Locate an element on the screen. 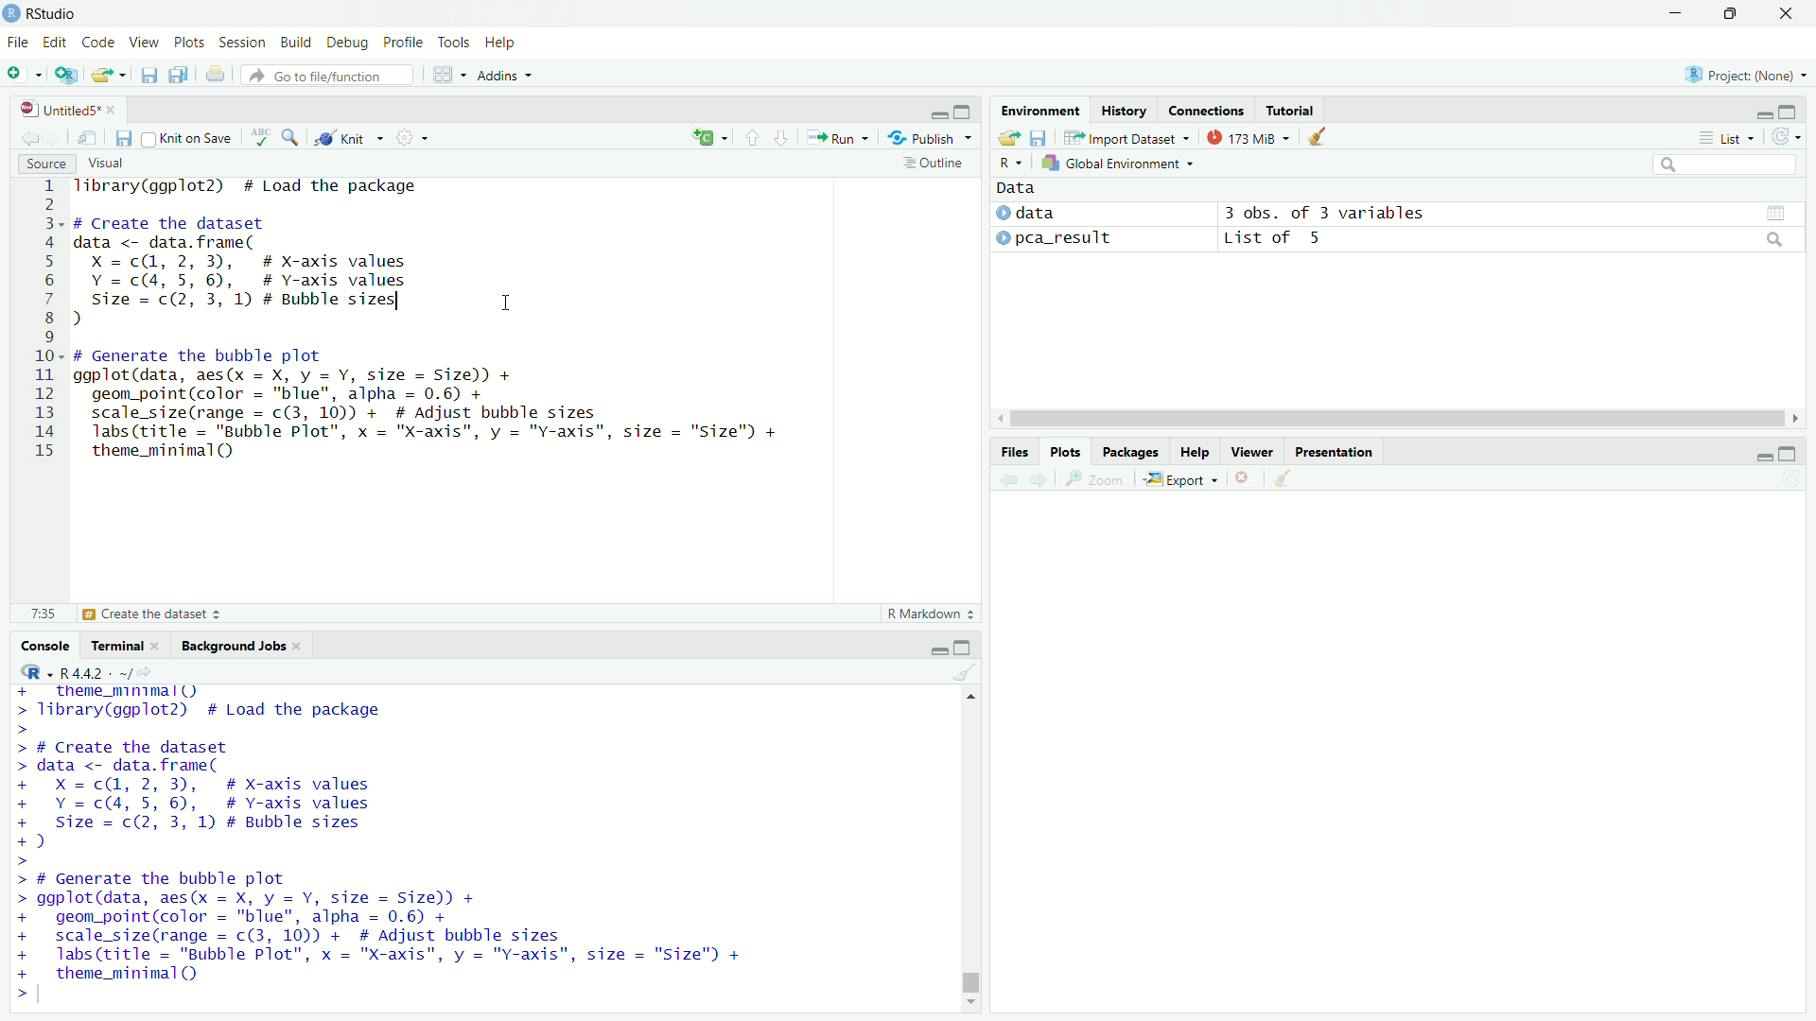 The width and height of the screenshot is (1816, 1021). View is located at coordinates (148, 43).